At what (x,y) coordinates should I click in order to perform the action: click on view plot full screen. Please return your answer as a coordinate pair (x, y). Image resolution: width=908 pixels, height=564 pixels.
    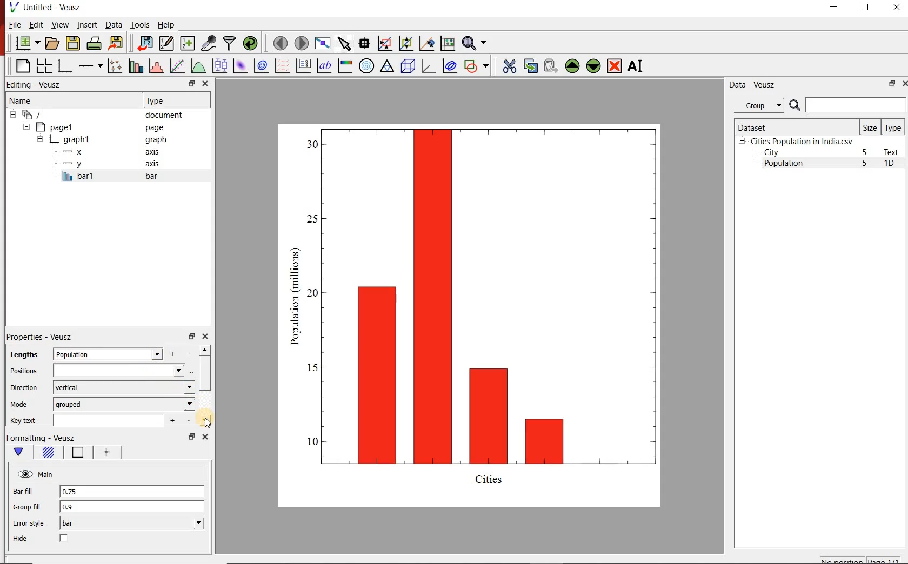
    Looking at the image, I should click on (323, 43).